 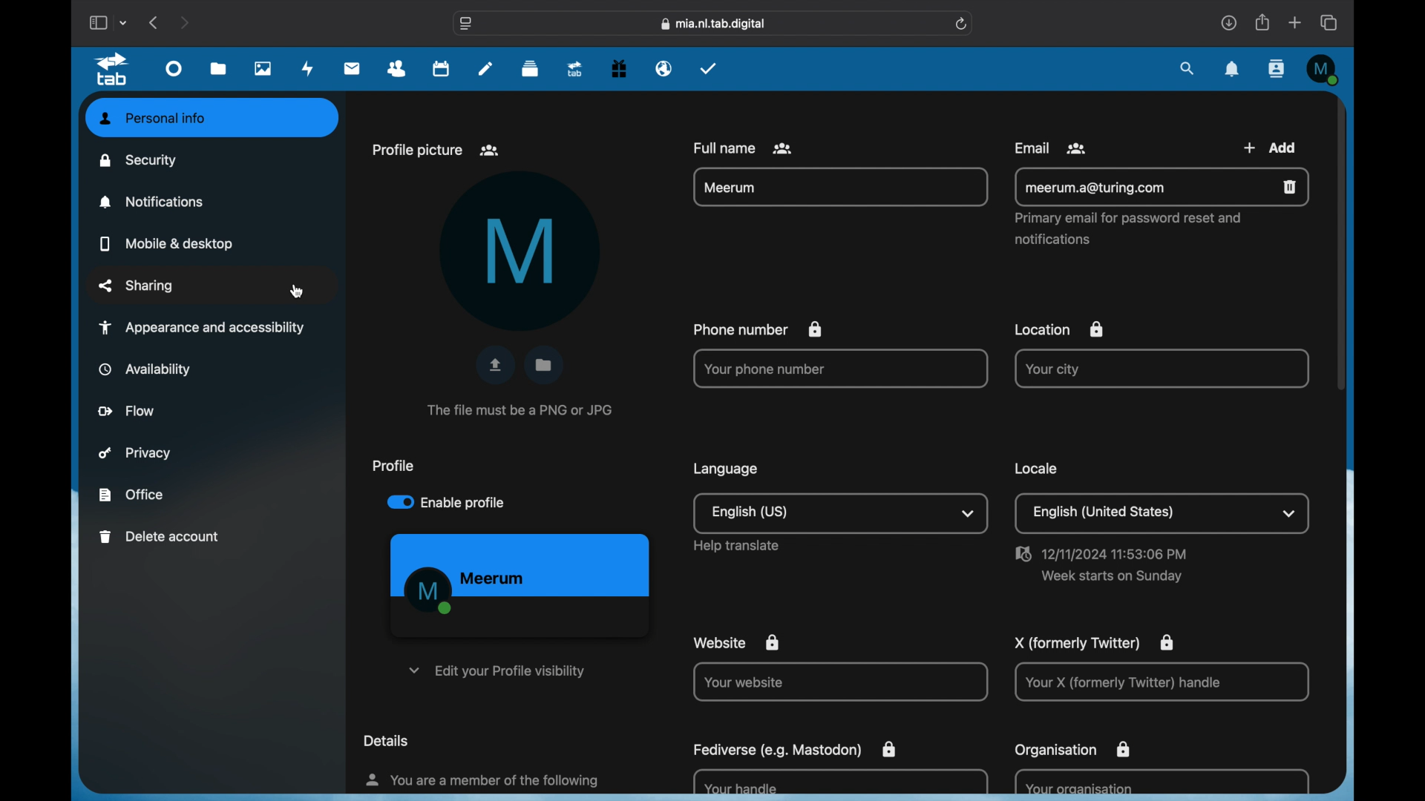 What do you see at coordinates (1232, 70) in the screenshot?
I see `notifications` at bounding box center [1232, 70].